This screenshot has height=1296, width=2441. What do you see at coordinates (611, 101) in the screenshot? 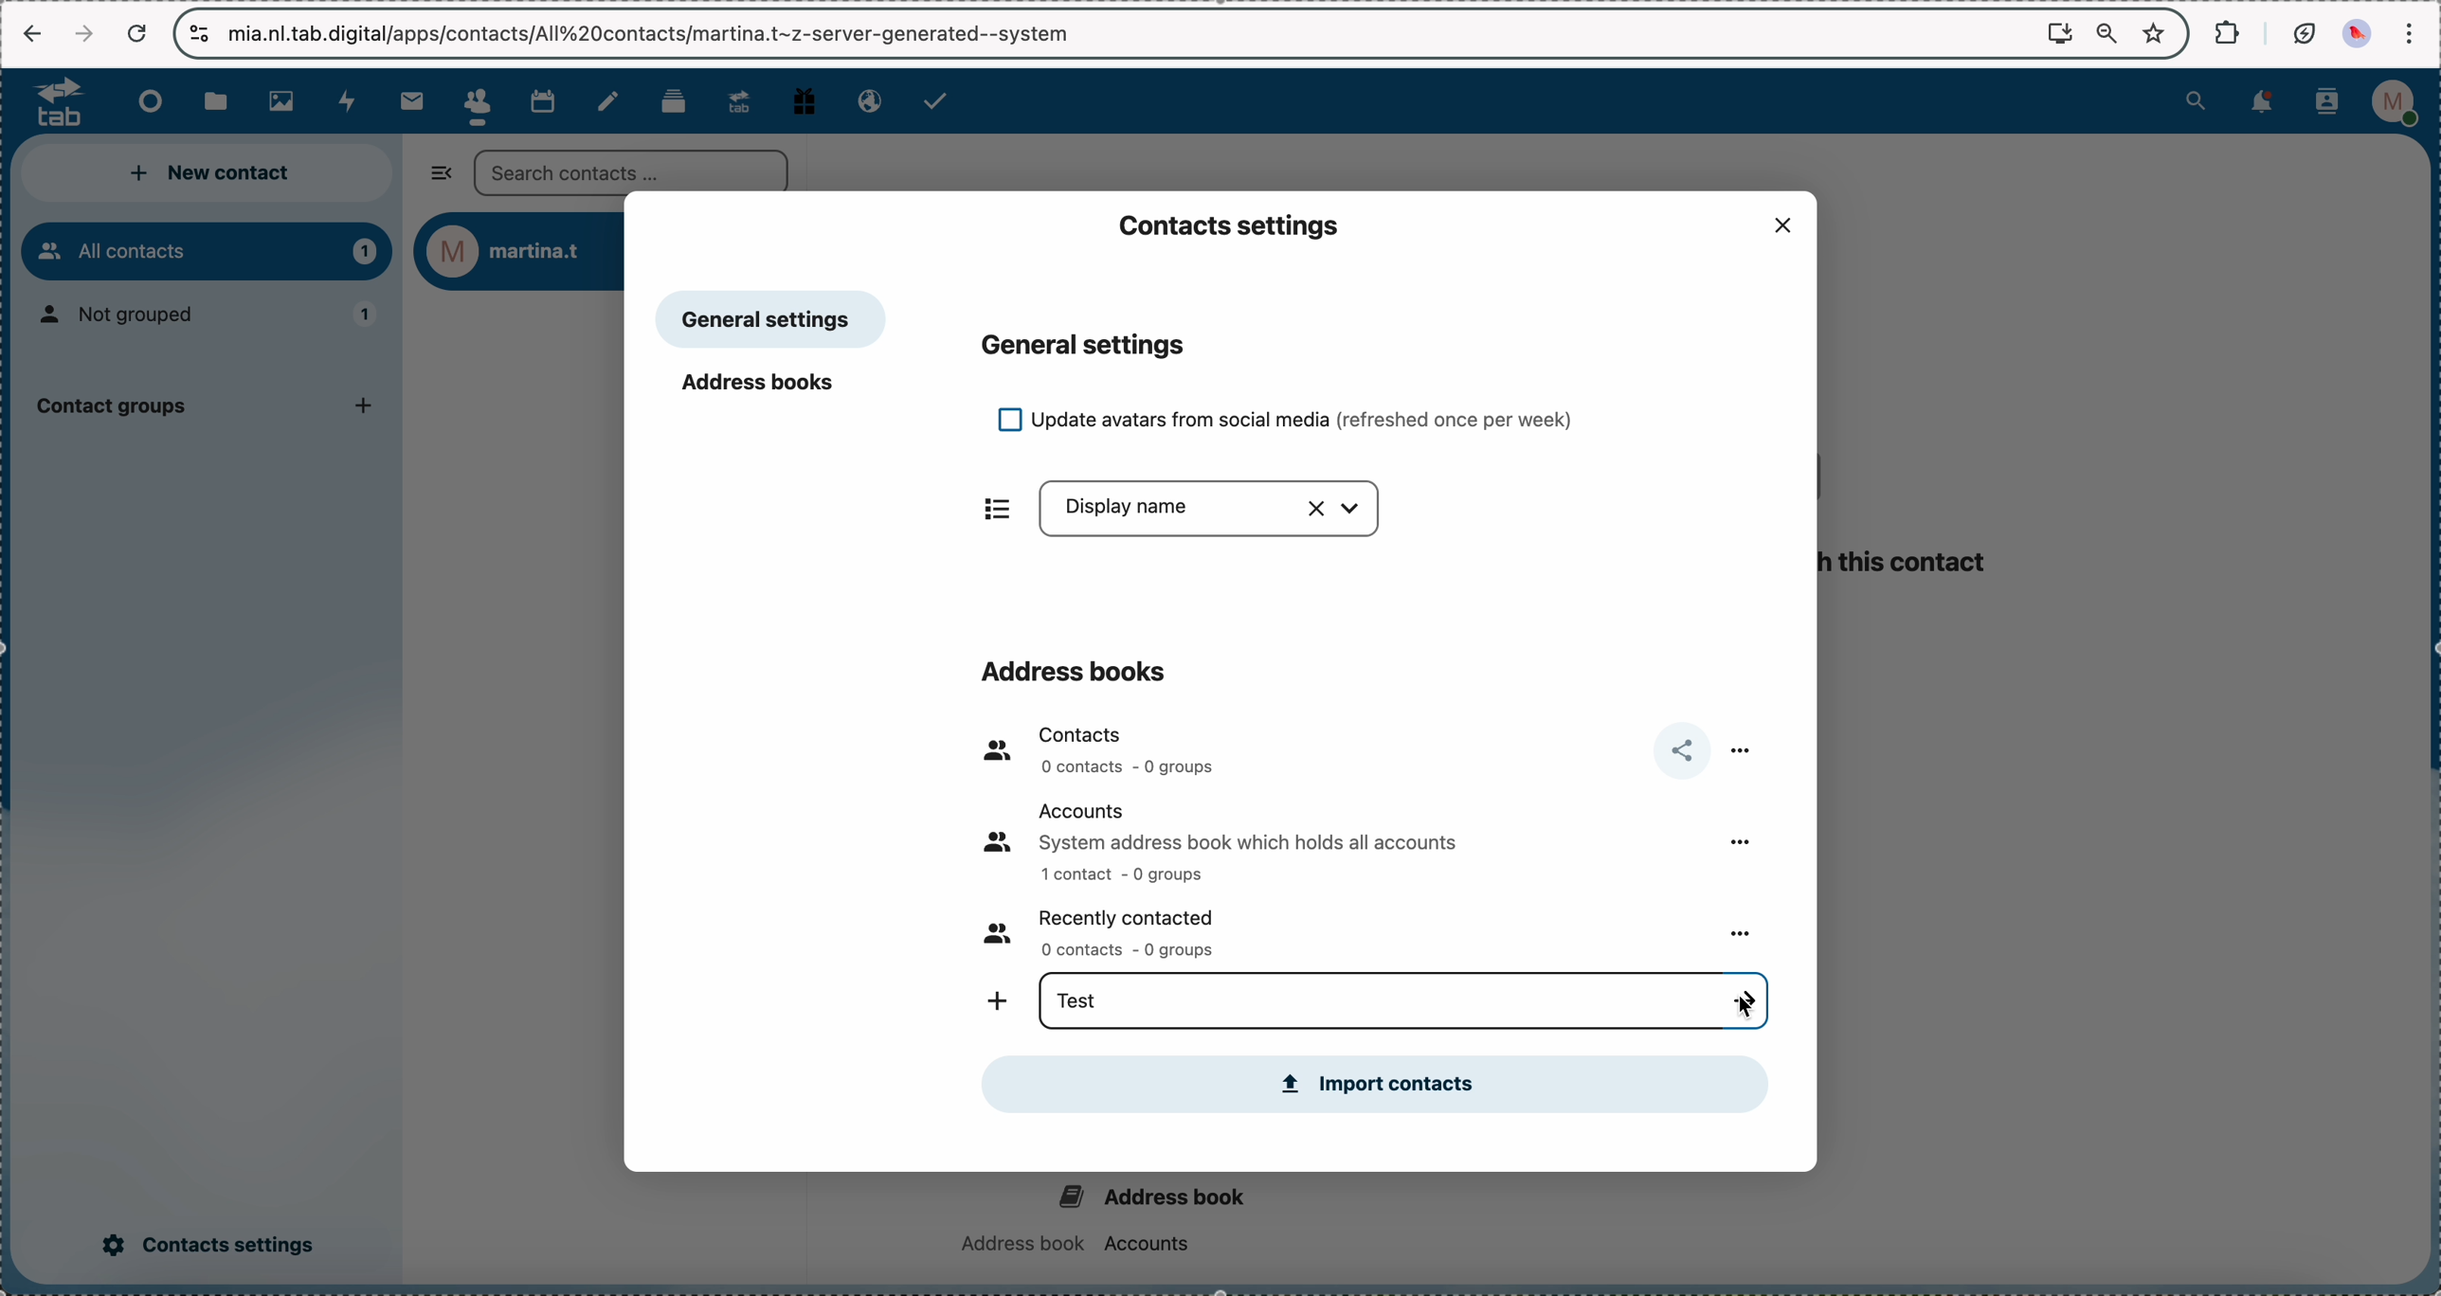
I see `notes` at bounding box center [611, 101].